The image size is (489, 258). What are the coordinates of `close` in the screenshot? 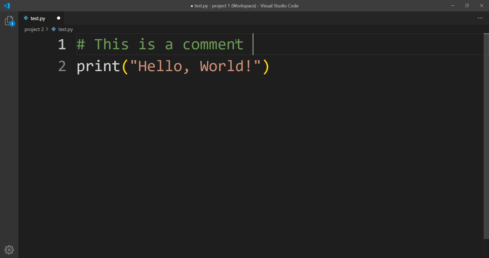 It's located at (481, 6).